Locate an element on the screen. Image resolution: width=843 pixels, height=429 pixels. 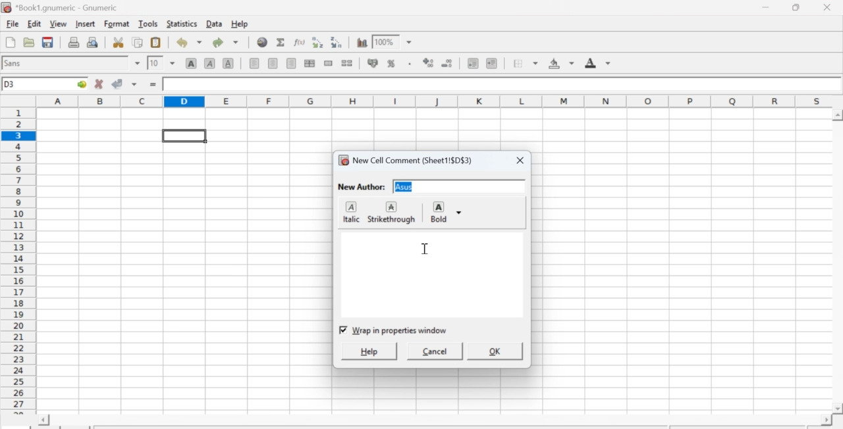
Decrease number of decimals is located at coordinates (447, 63).